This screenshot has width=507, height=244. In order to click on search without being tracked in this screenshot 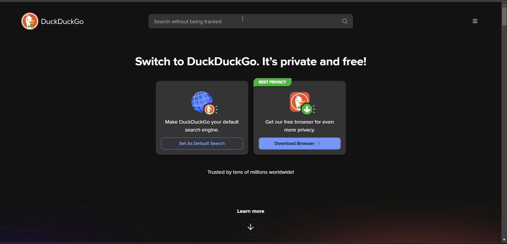, I will do `click(243, 21)`.